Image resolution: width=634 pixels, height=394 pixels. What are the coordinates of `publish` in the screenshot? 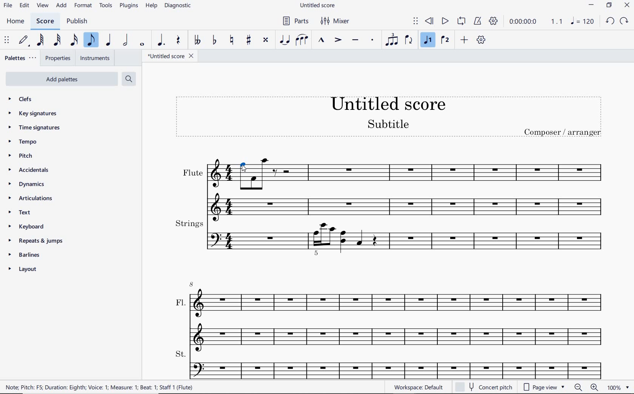 It's located at (77, 22).